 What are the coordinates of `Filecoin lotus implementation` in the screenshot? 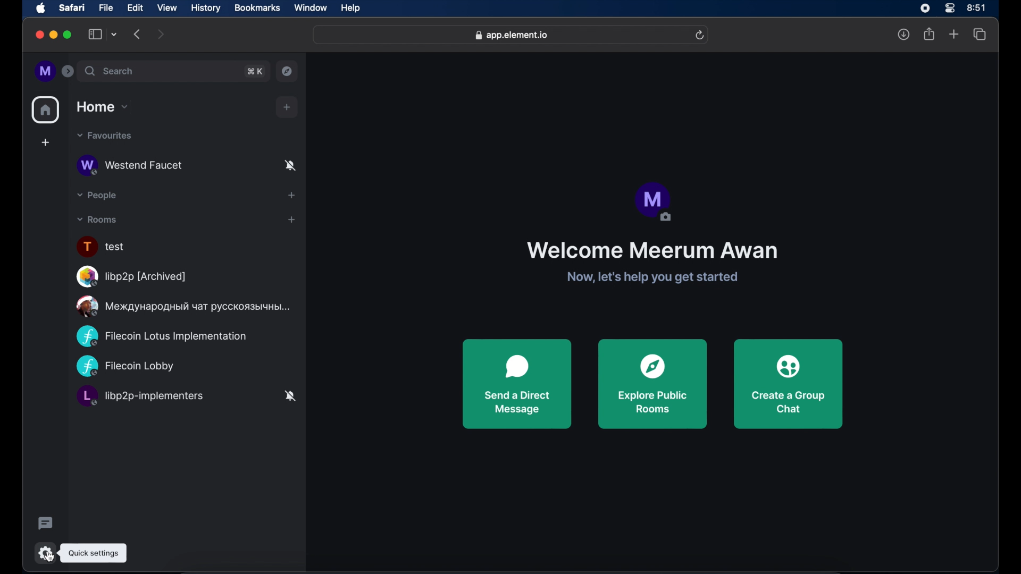 It's located at (170, 335).